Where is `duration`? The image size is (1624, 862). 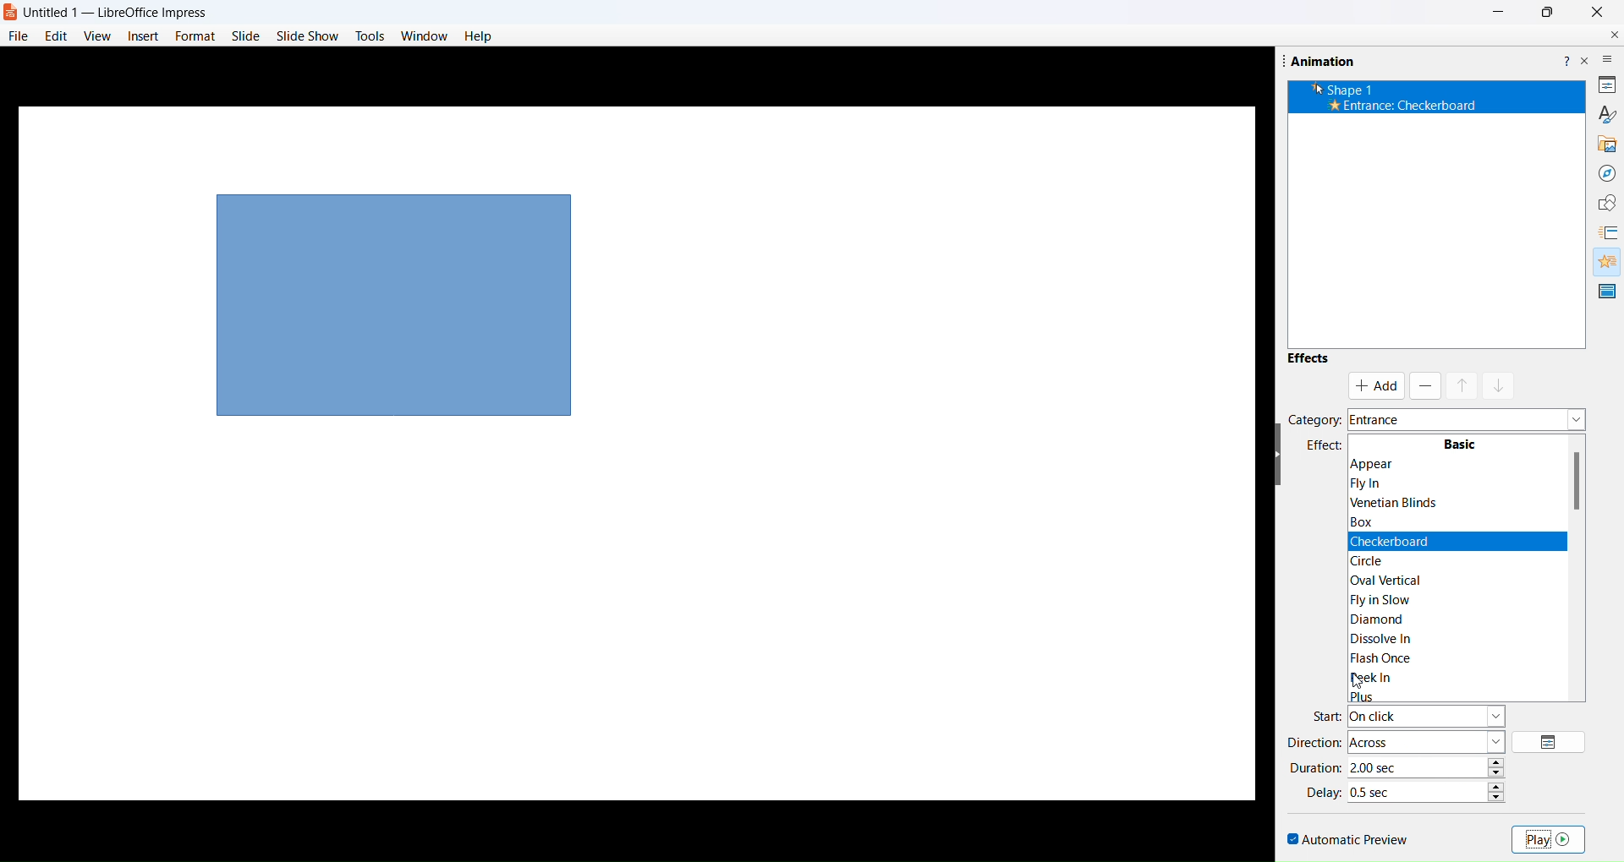 duration is located at coordinates (1319, 767).